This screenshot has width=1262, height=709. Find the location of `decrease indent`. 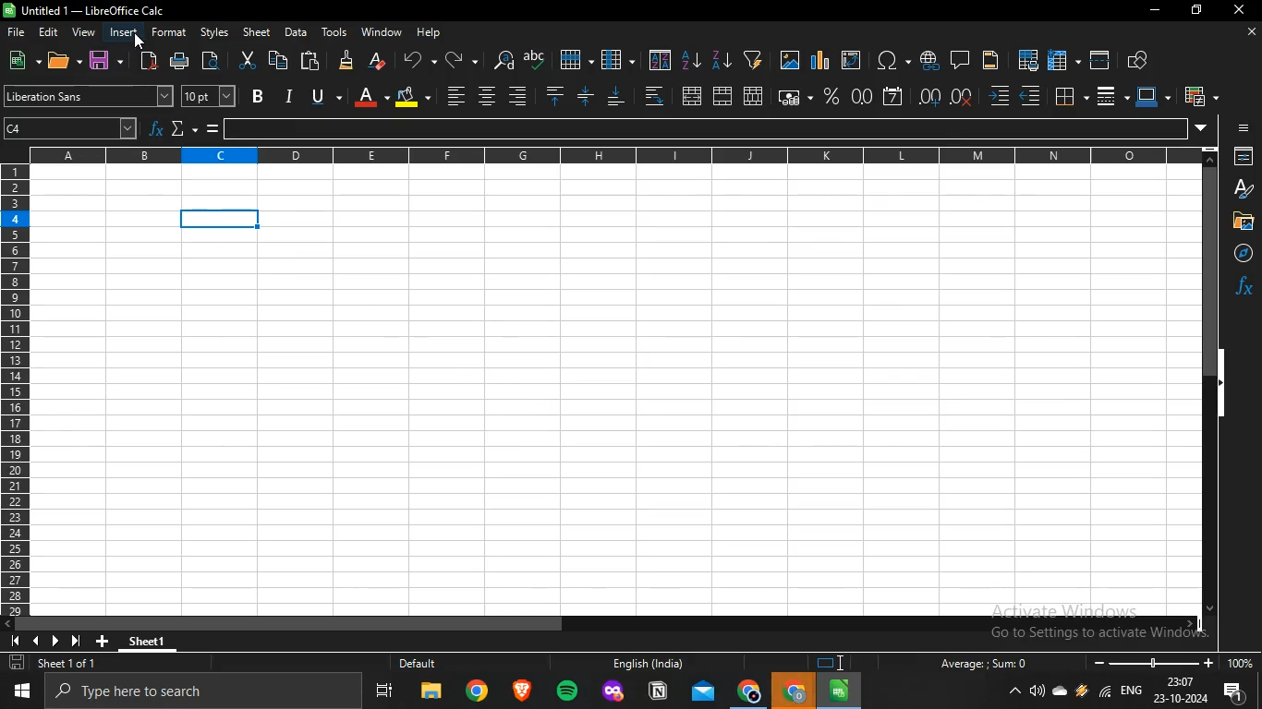

decrease indent is located at coordinates (1030, 96).